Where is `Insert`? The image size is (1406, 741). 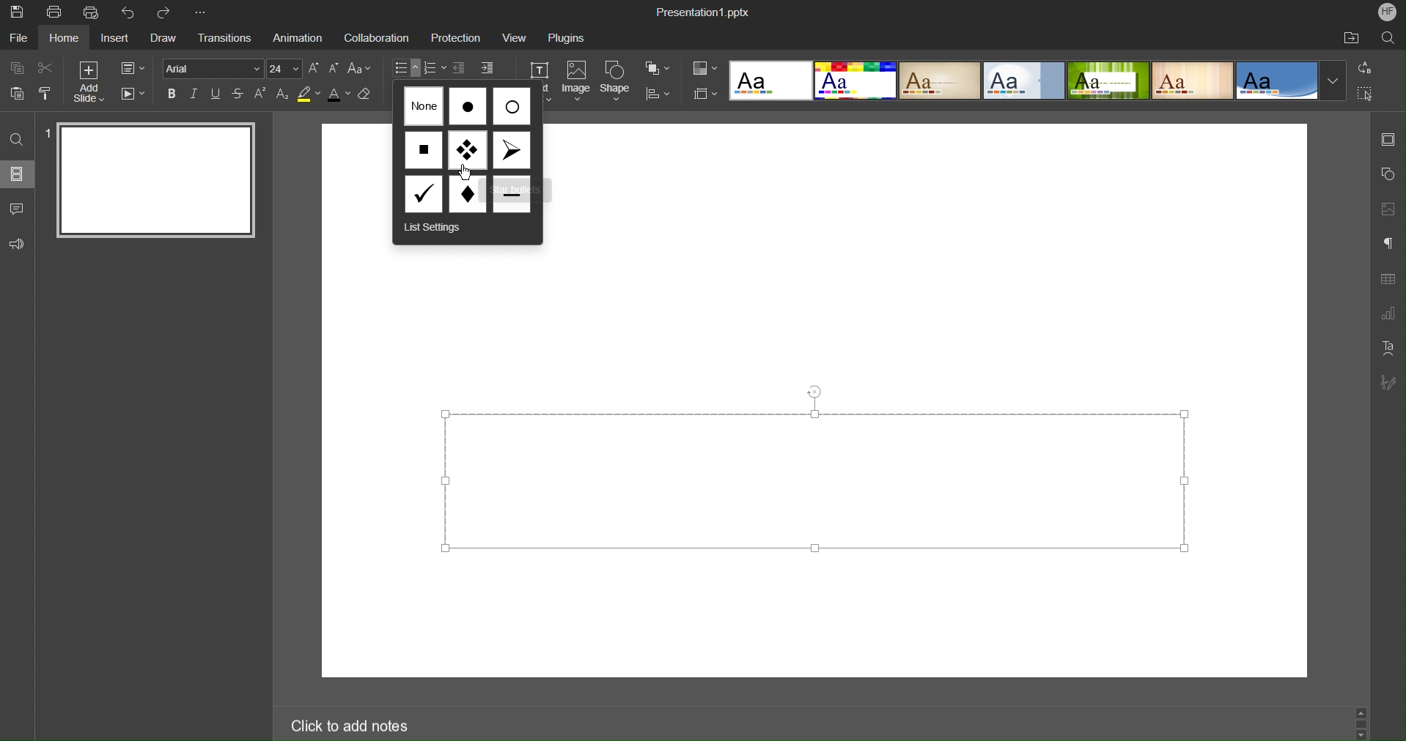
Insert is located at coordinates (116, 38).